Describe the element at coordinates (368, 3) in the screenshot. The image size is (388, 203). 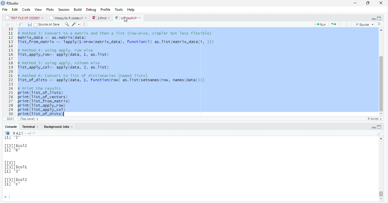
I see `Maximize` at that location.